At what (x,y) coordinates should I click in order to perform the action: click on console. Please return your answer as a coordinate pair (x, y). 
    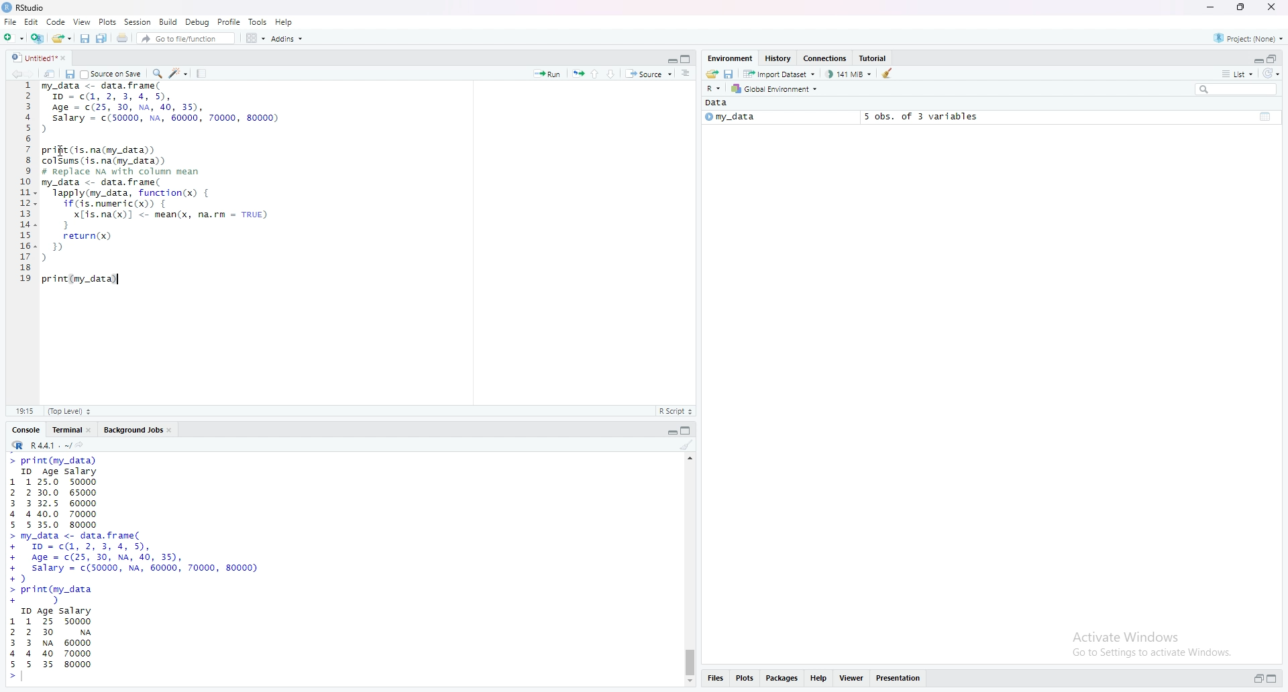
    Looking at the image, I should click on (28, 430).